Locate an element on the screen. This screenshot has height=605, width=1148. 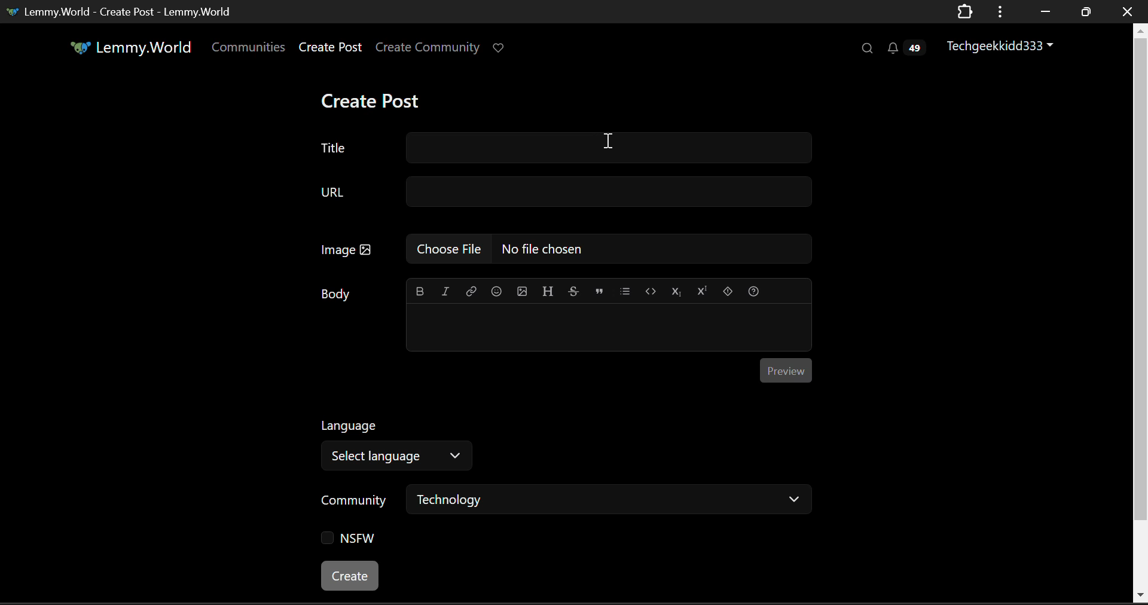
Notifications is located at coordinates (909, 46).